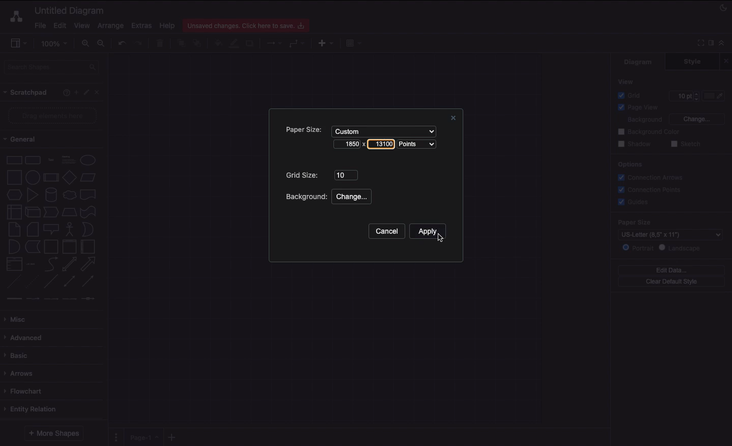  What do you see at coordinates (686, 145) in the screenshot?
I see `Sketch ` at bounding box center [686, 145].